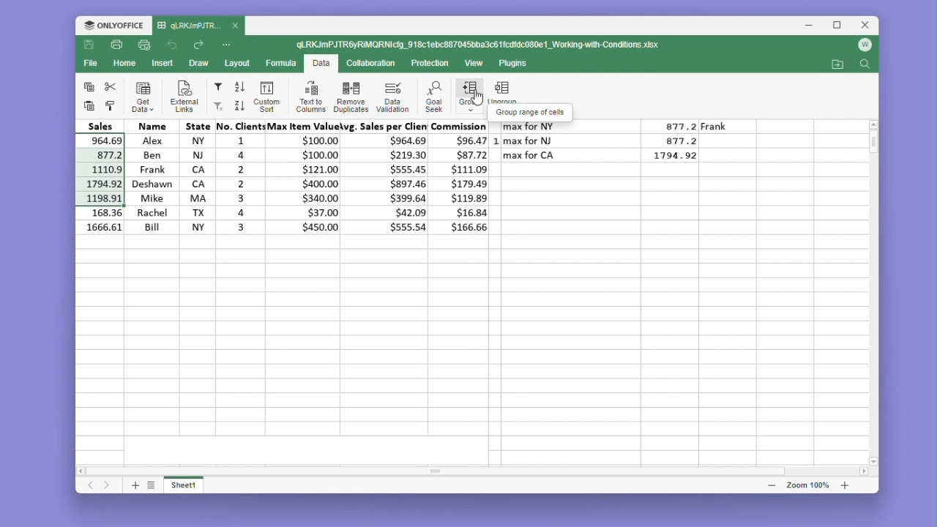  I want to click on group rows, so click(469, 99).